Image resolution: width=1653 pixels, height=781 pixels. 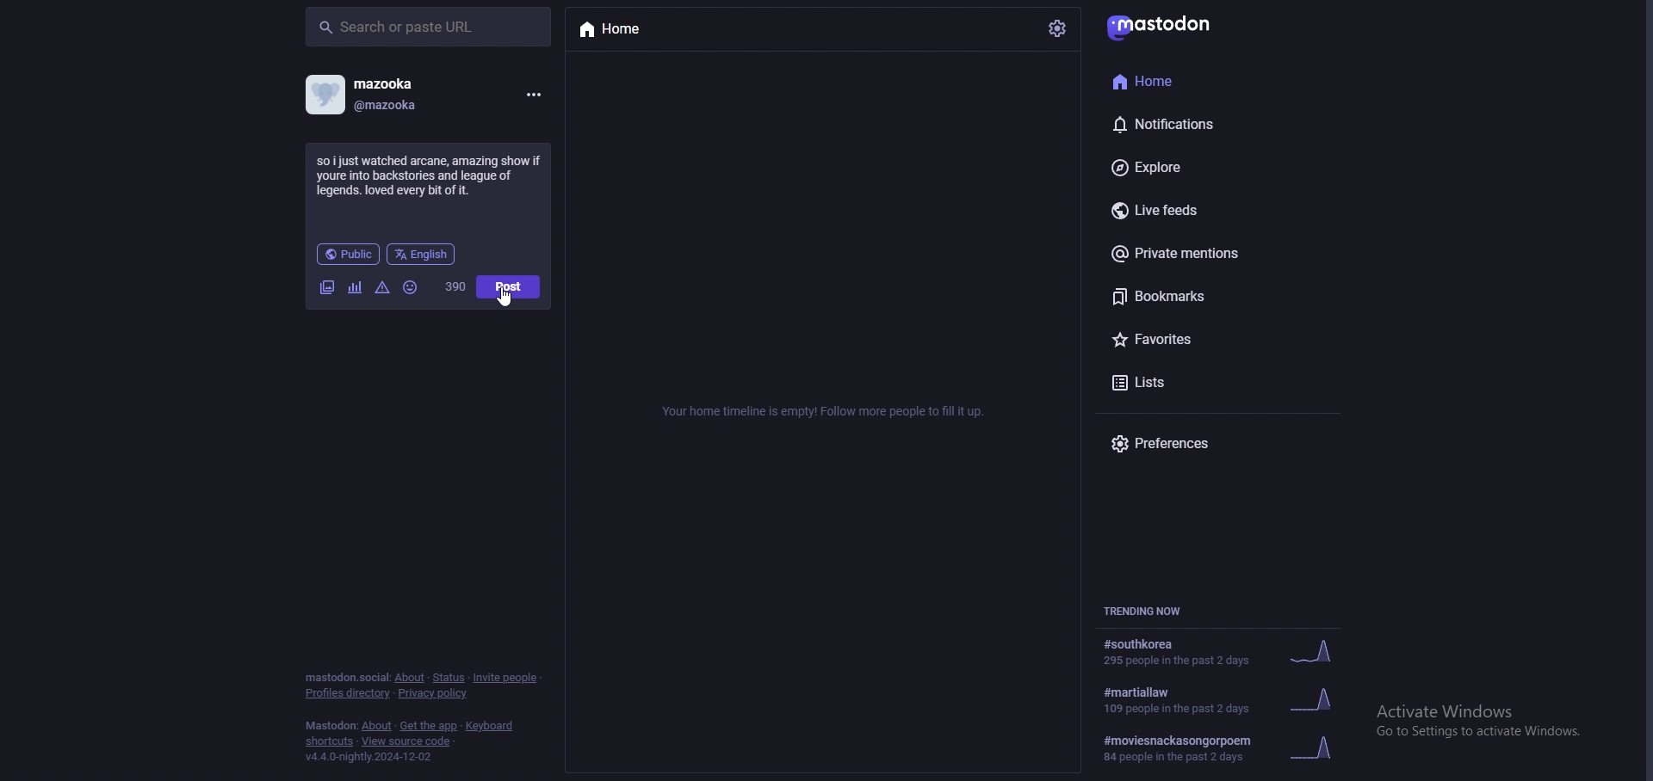 What do you see at coordinates (428, 179) in the screenshot?
I see `status` at bounding box center [428, 179].